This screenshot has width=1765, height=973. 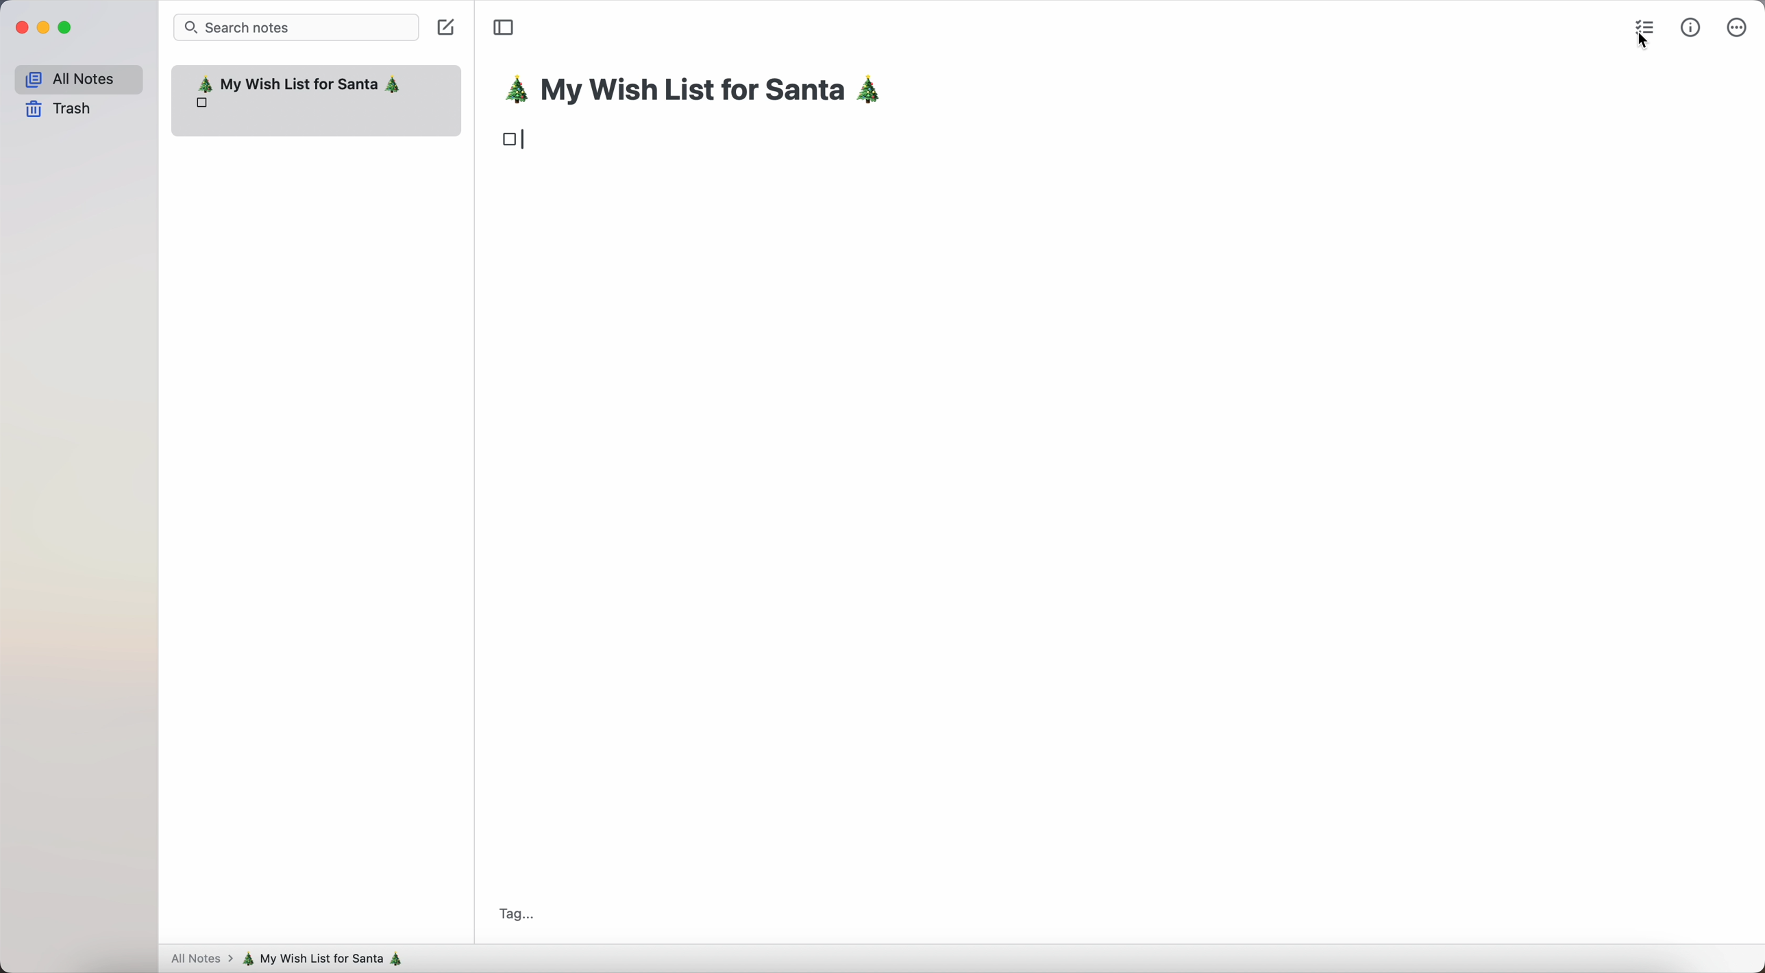 What do you see at coordinates (199, 960) in the screenshot?
I see `all notes` at bounding box center [199, 960].